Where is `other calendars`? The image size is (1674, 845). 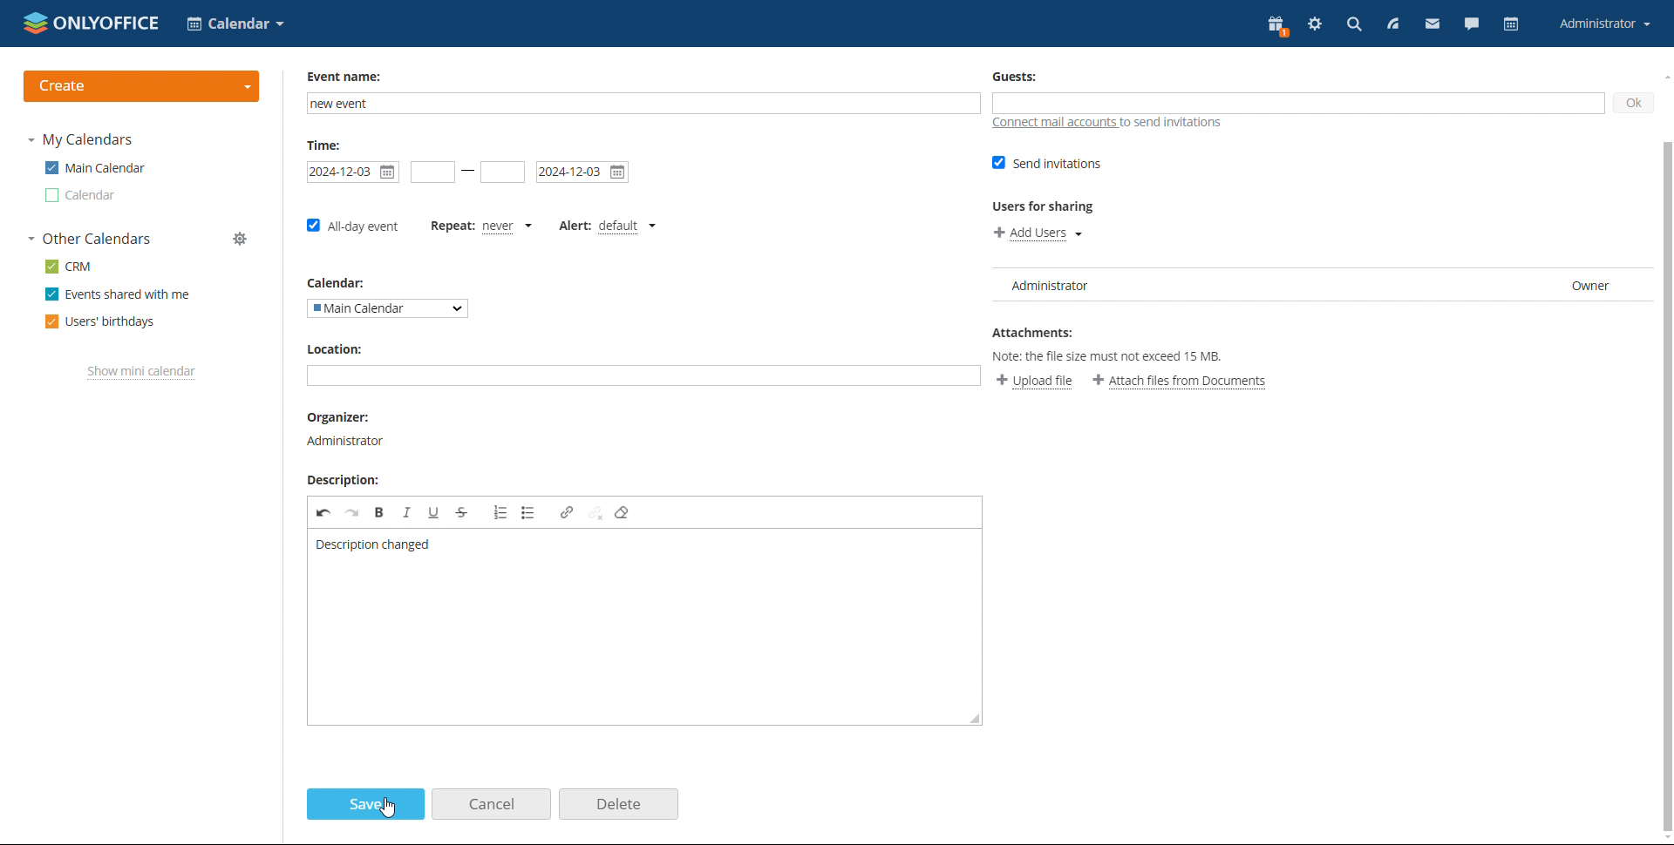 other calendars is located at coordinates (88, 239).